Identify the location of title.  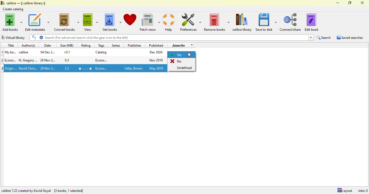
(11, 68).